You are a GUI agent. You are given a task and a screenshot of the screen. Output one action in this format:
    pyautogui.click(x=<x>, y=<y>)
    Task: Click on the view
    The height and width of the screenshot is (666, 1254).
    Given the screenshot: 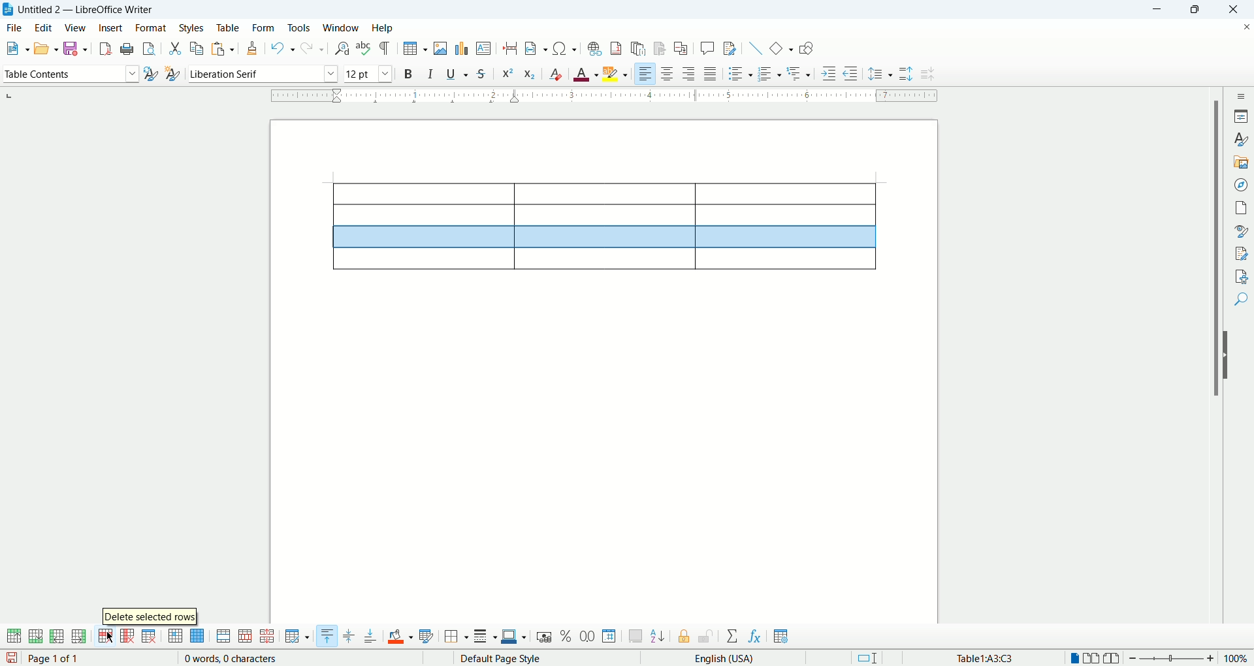 What is the action you would take?
    pyautogui.click(x=76, y=29)
    